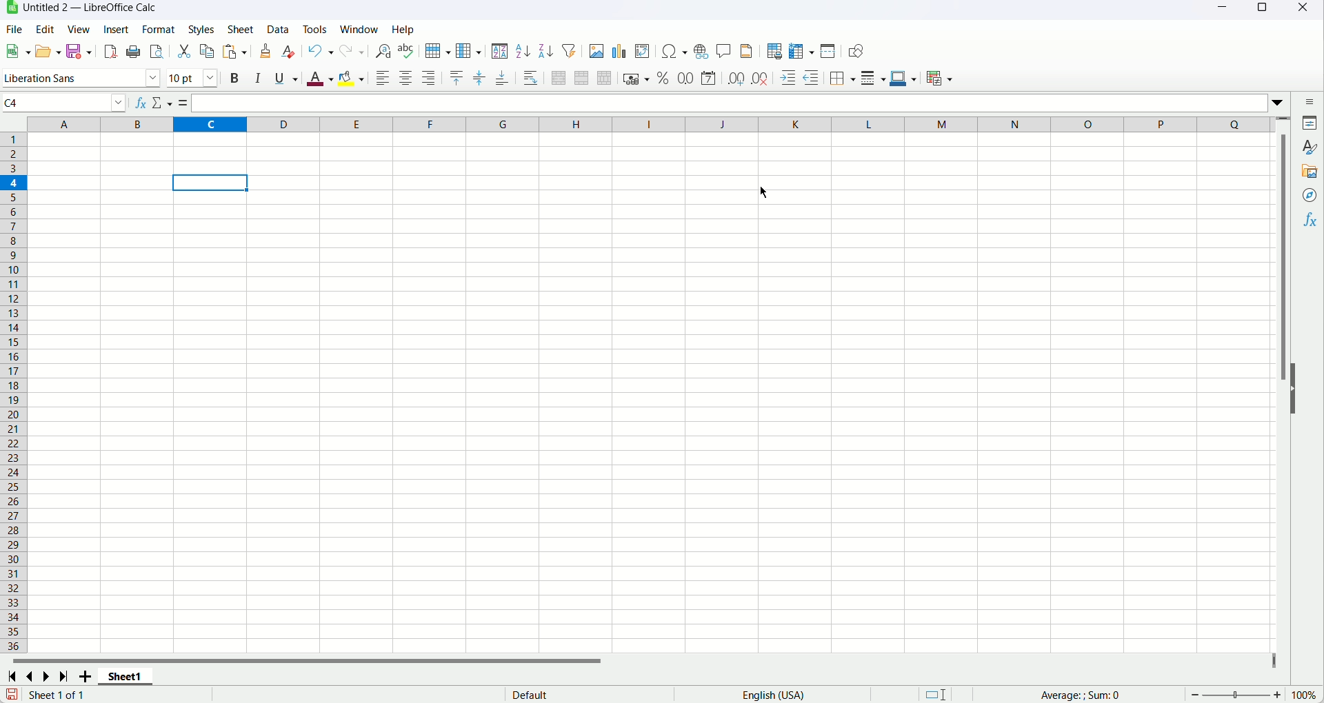  What do you see at coordinates (828, 51) in the screenshot?
I see `Split window` at bounding box center [828, 51].